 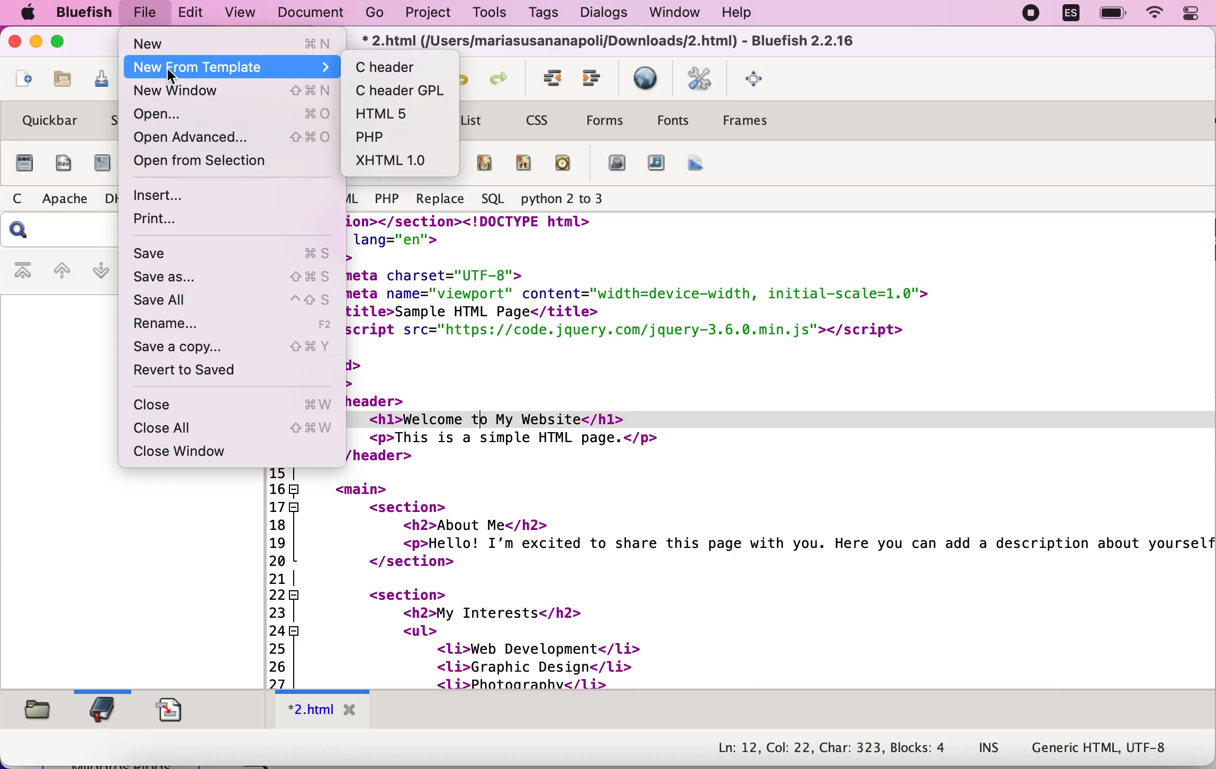 What do you see at coordinates (233, 93) in the screenshot?
I see `new window` at bounding box center [233, 93].